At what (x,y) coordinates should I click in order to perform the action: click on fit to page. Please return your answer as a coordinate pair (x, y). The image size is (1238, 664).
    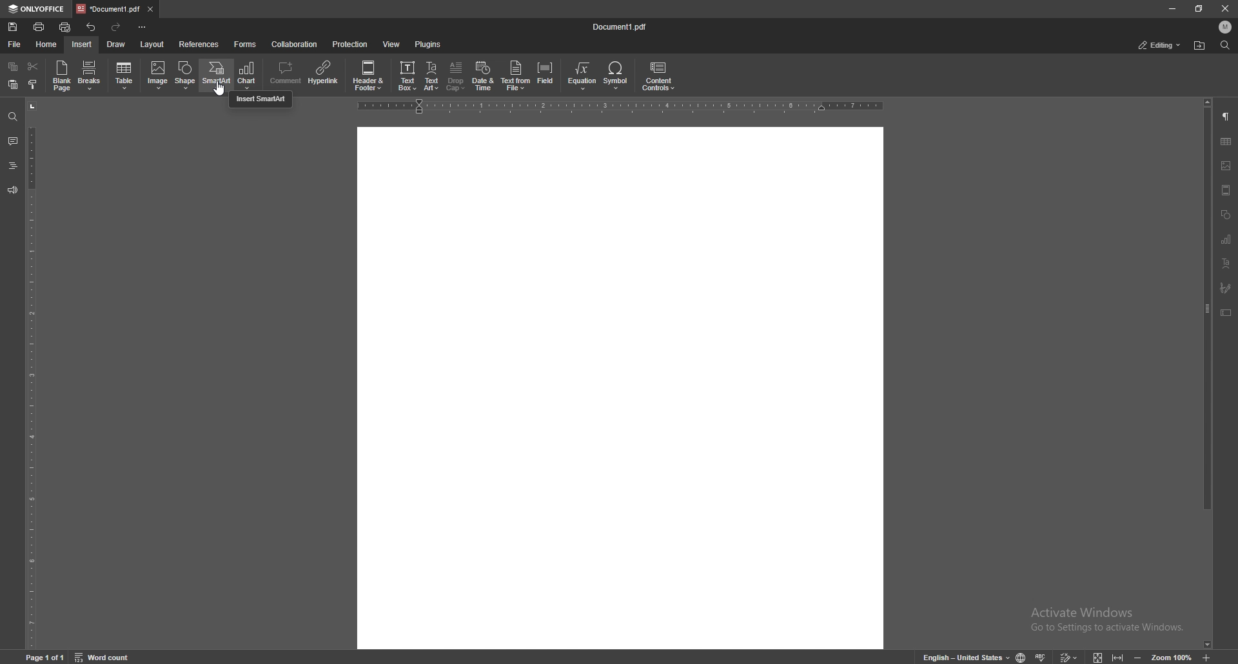
    Looking at the image, I should click on (1098, 656).